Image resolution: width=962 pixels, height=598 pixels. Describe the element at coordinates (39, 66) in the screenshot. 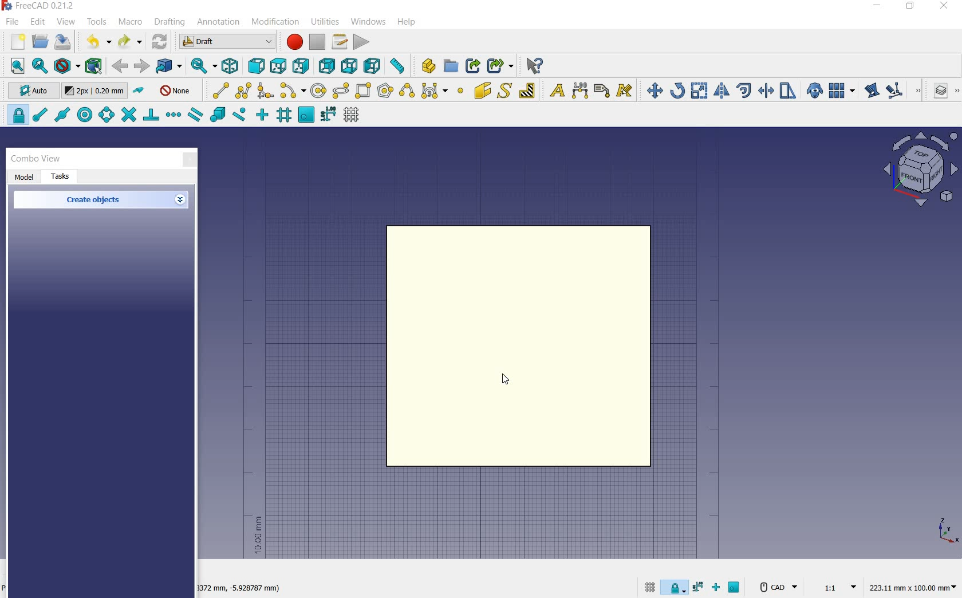

I see `fit selection` at that location.